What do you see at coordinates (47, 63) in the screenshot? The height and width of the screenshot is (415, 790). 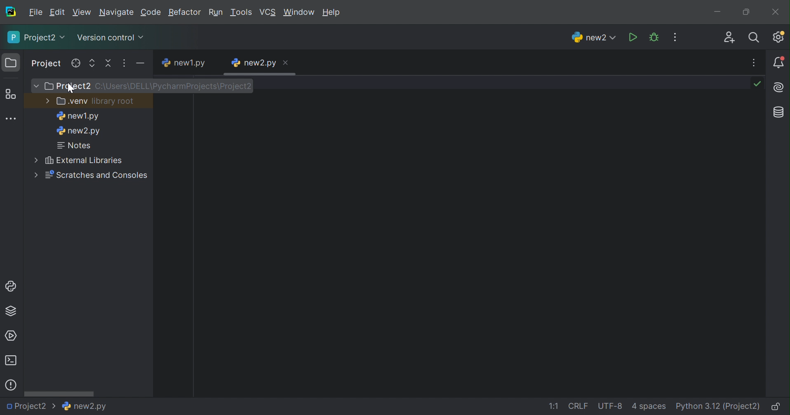 I see `Project` at bounding box center [47, 63].